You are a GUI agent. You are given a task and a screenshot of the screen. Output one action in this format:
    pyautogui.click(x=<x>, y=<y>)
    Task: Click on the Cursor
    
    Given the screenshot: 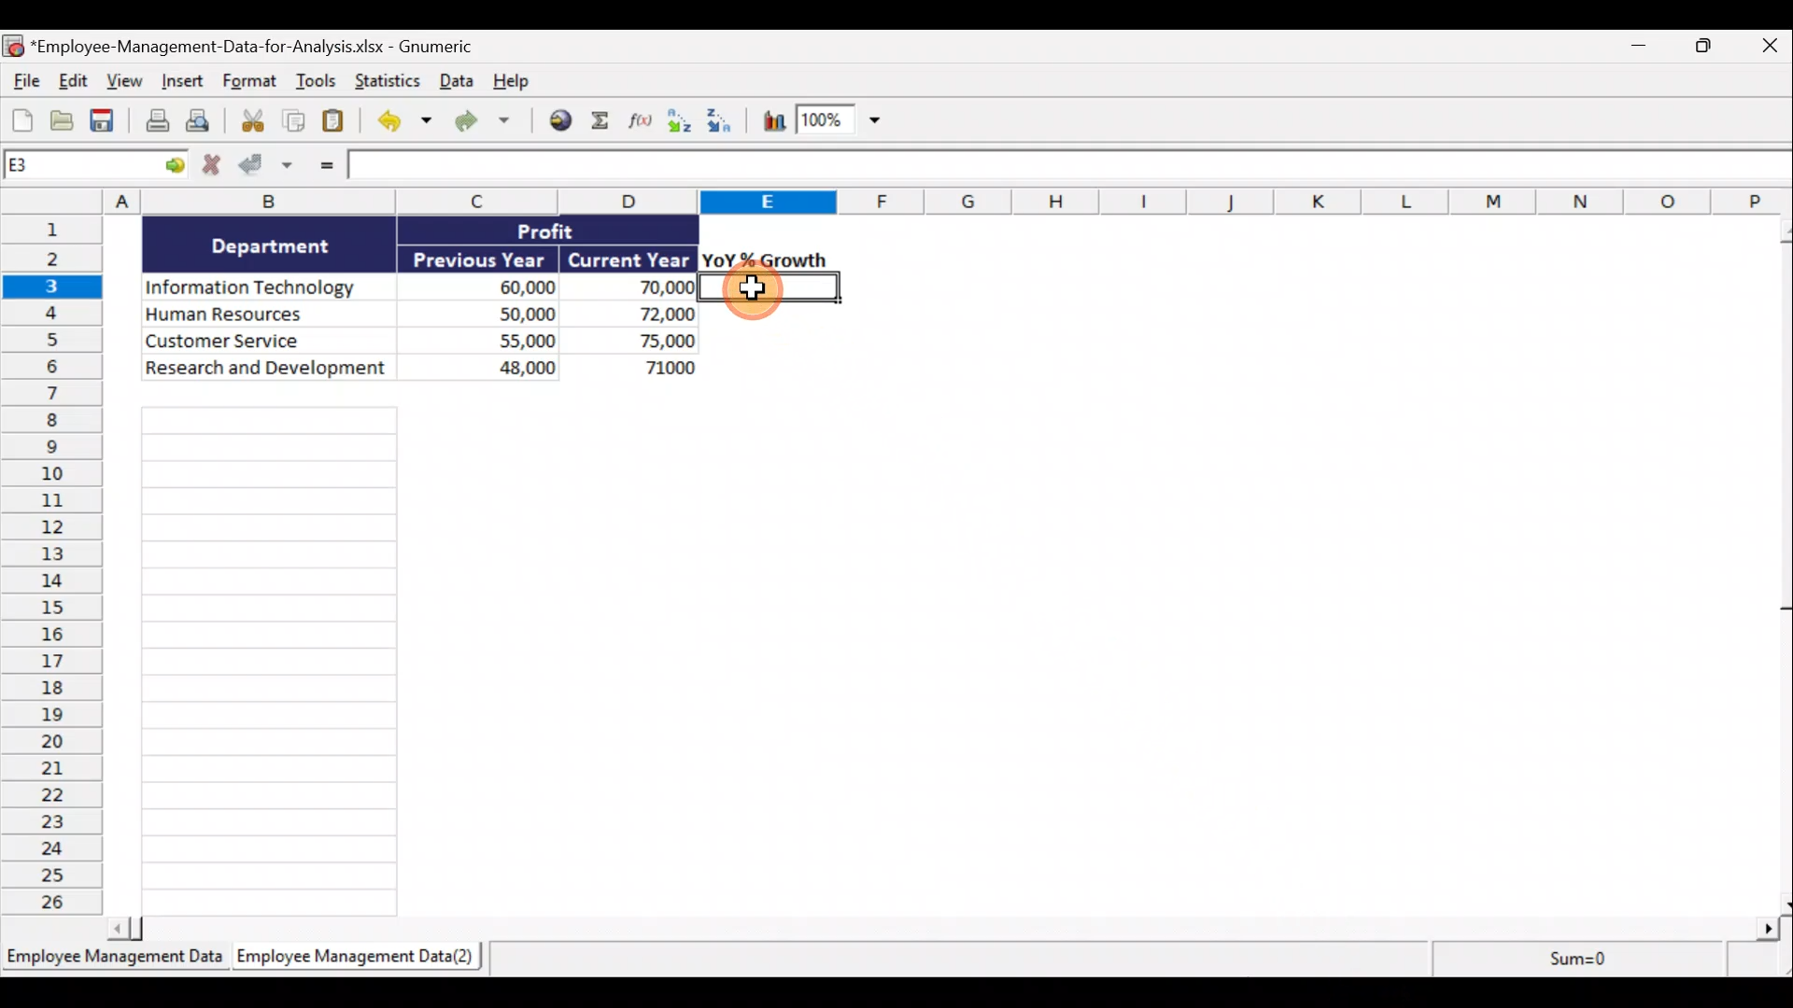 What is the action you would take?
    pyautogui.click(x=752, y=288)
    